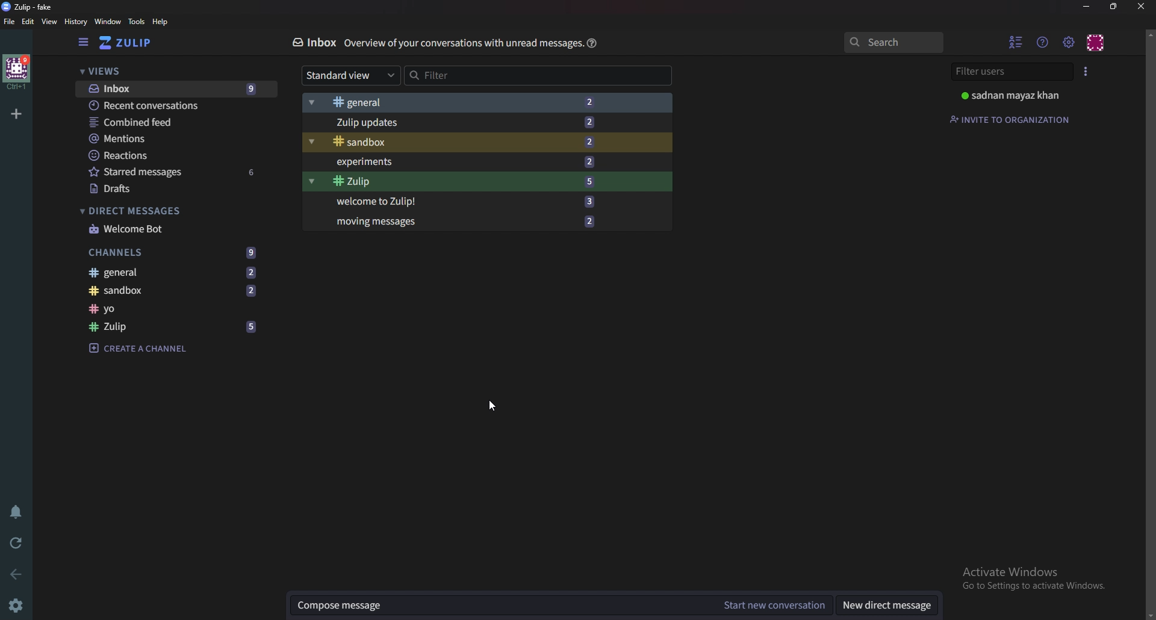 The image size is (1156, 620). Describe the element at coordinates (463, 44) in the screenshot. I see `Info` at that location.